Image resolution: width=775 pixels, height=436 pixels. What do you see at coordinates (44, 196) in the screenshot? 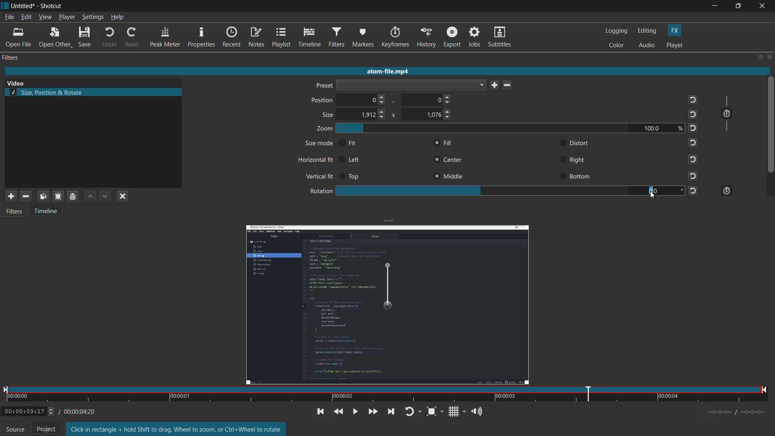
I see `copy selected filter` at bounding box center [44, 196].